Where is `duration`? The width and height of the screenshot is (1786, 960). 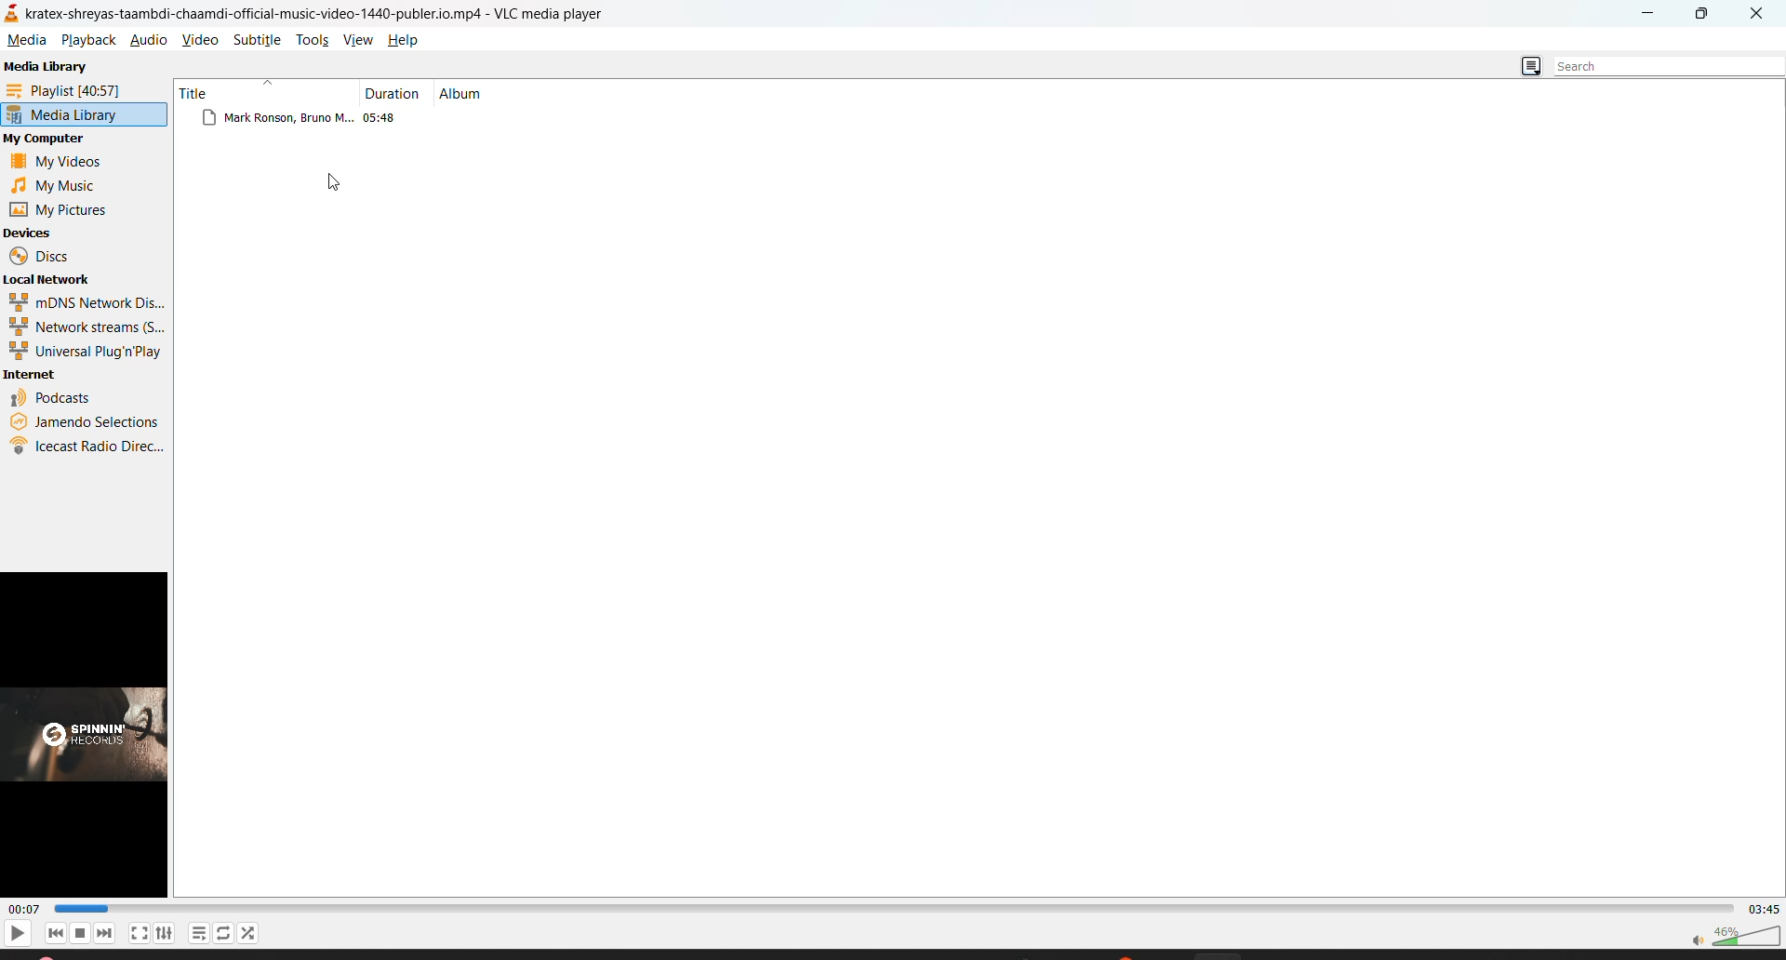
duration is located at coordinates (394, 90).